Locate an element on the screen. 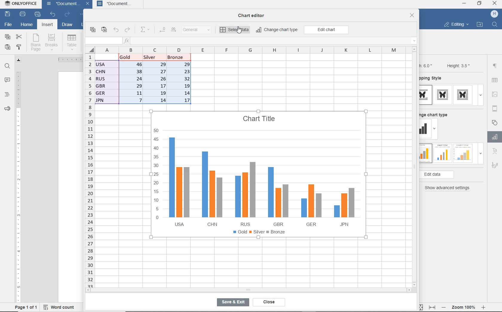 Image resolution: width=502 pixels, height=312 pixels. close is located at coordinates (495, 4).